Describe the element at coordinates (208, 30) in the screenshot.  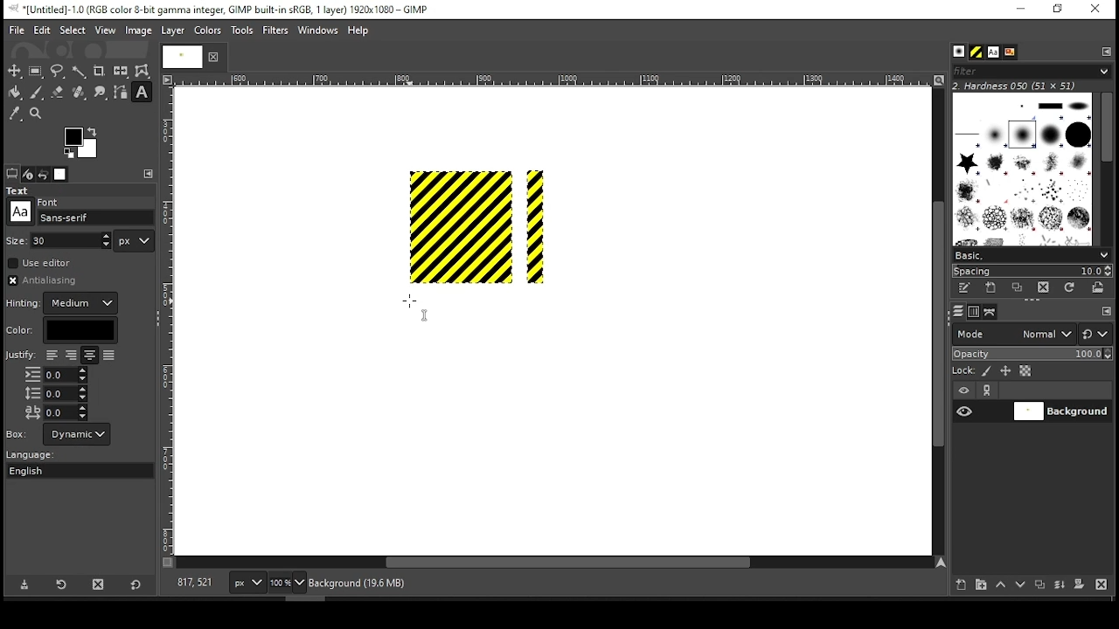
I see `color` at that location.